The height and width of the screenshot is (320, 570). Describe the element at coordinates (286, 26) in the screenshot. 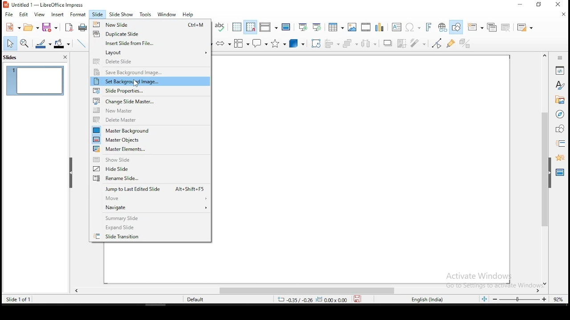

I see `master slide` at that location.